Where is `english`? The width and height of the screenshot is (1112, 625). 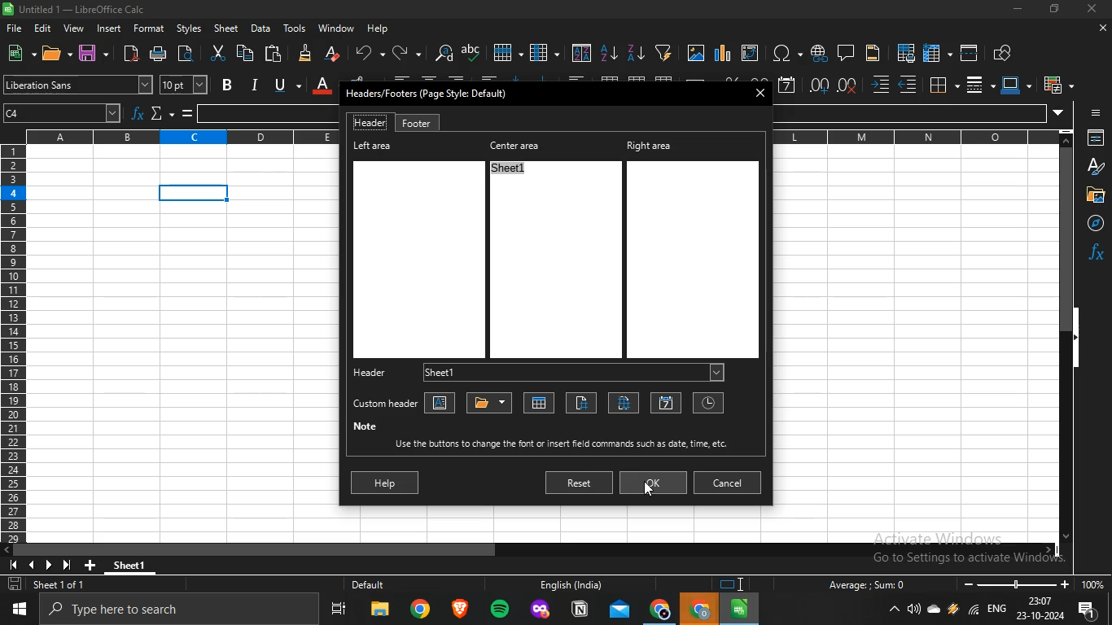 english is located at coordinates (996, 610).